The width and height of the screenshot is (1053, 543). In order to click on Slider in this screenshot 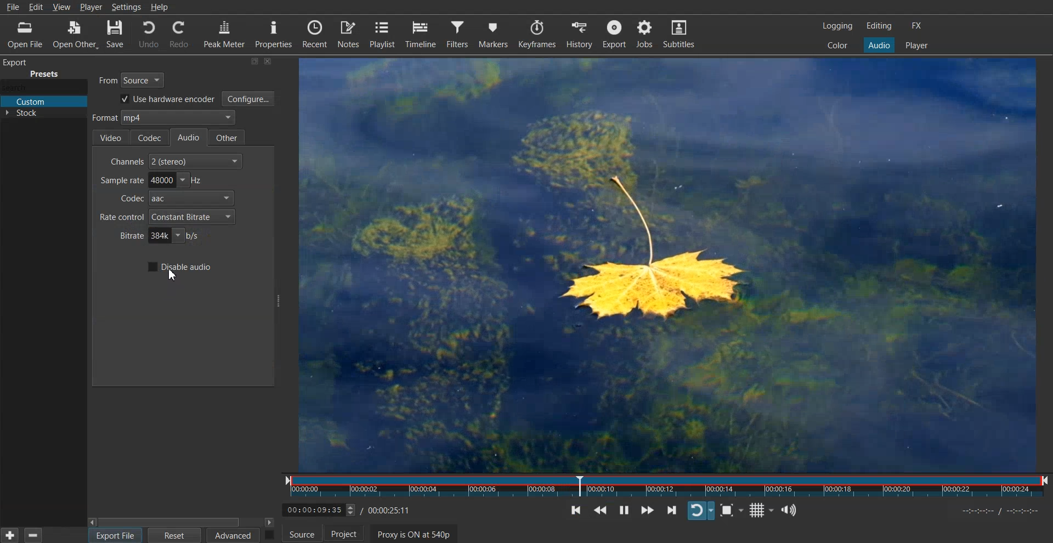, I will do `click(669, 487)`.